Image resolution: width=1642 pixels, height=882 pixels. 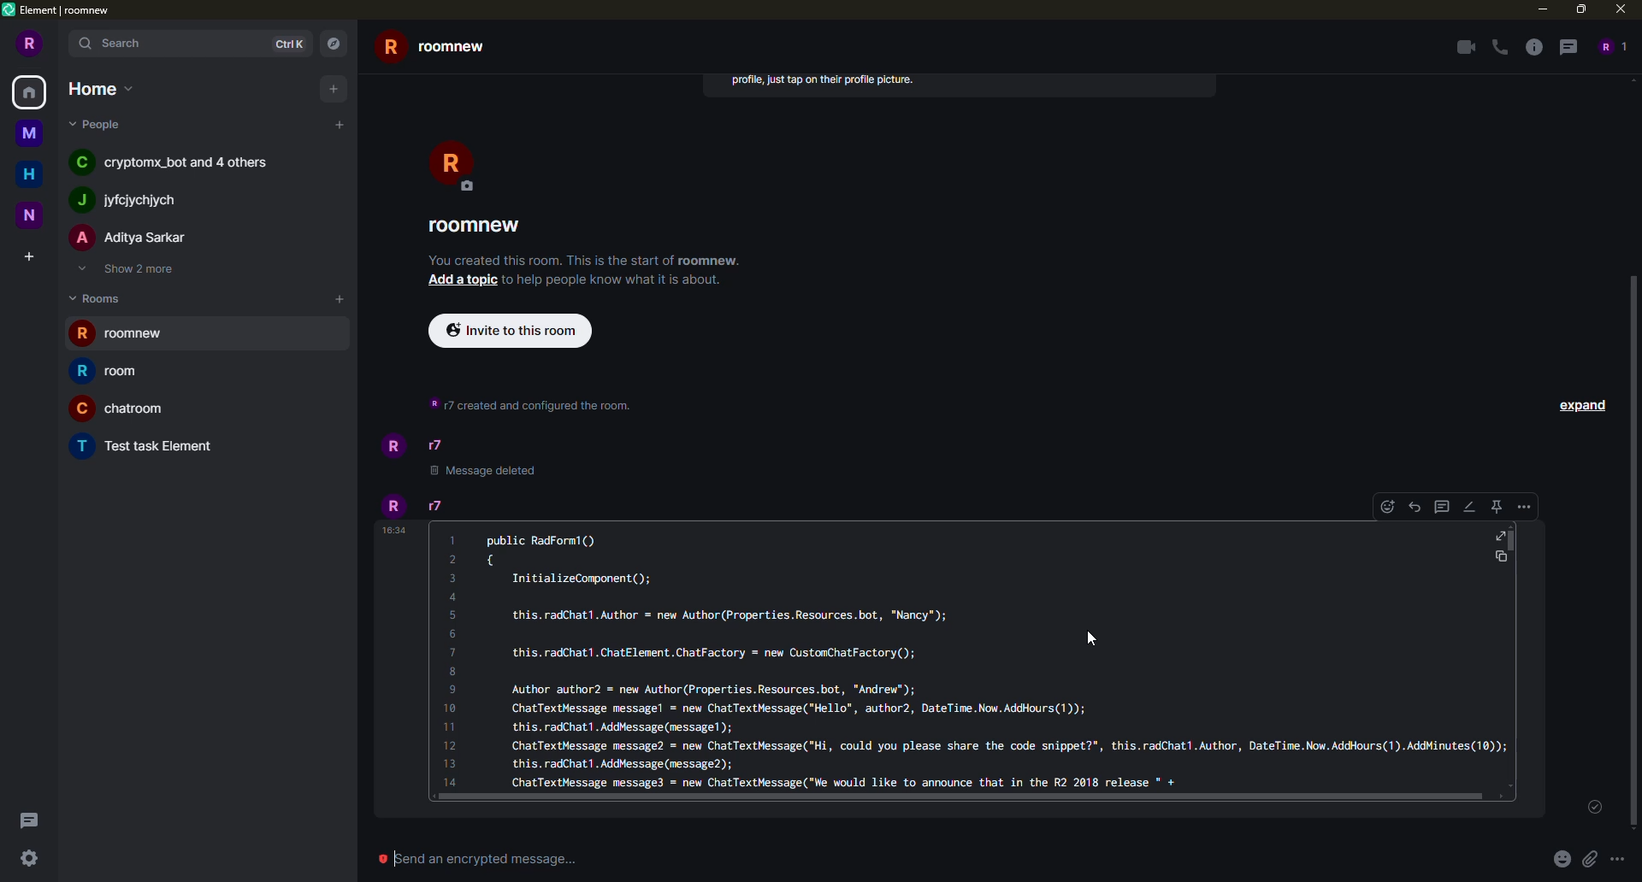 I want to click on home, so click(x=109, y=88).